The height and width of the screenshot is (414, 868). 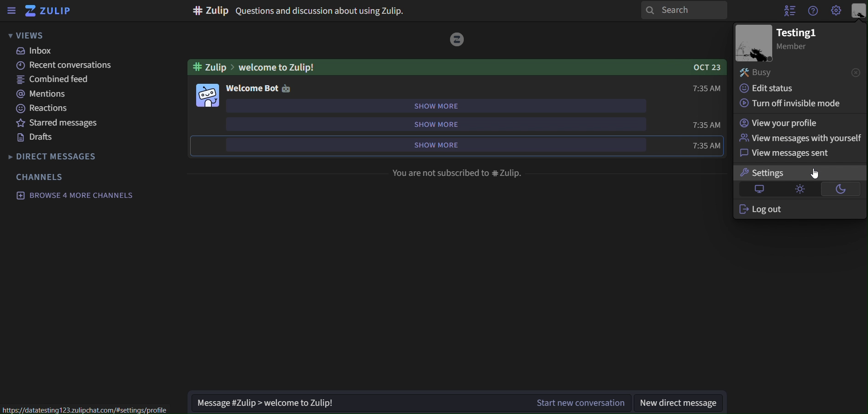 What do you see at coordinates (408, 403) in the screenshot?
I see `start new conversation` at bounding box center [408, 403].